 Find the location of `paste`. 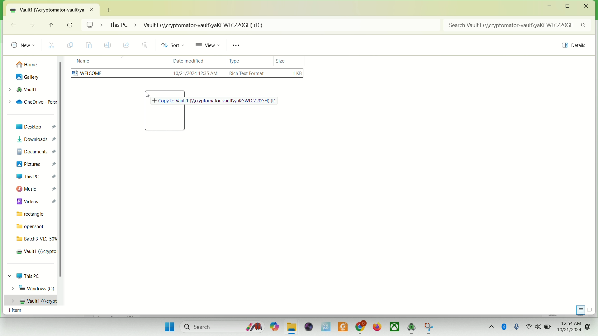

paste is located at coordinates (89, 45).